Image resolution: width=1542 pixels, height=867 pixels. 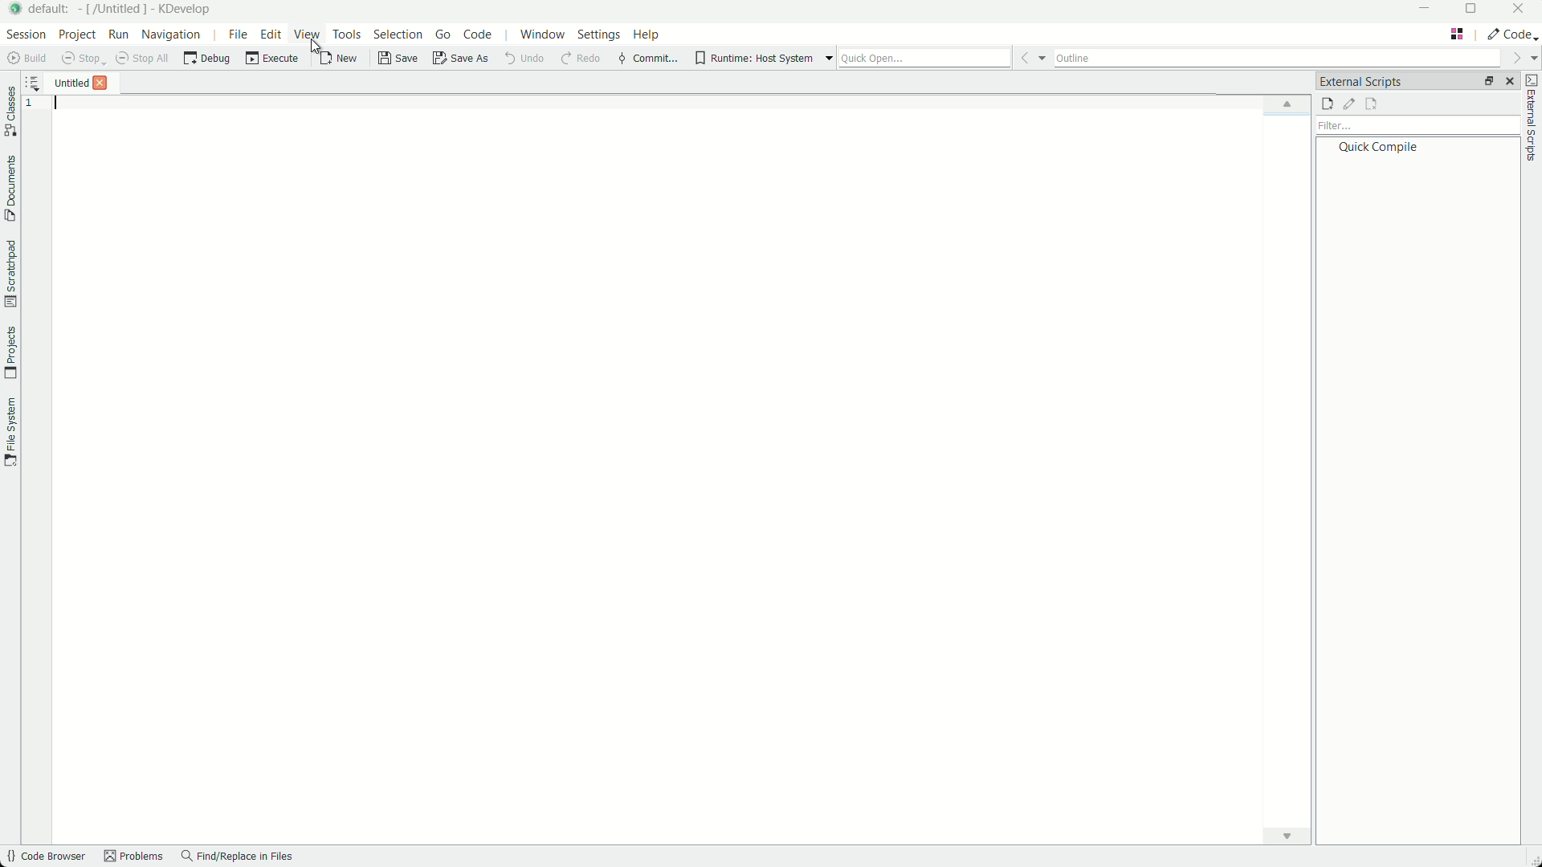 What do you see at coordinates (761, 58) in the screenshot?
I see `runtime host system` at bounding box center [761, 58].